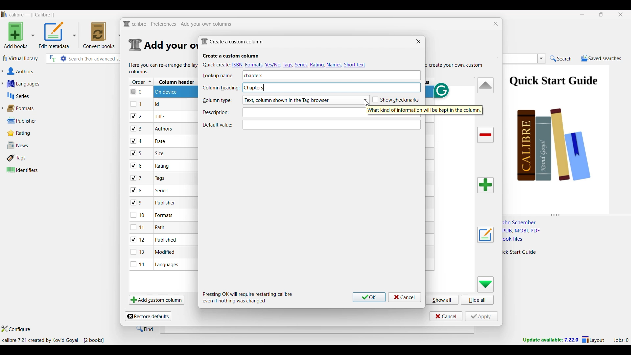 This screenshot has height=355, width=631. Describe the element at coordinates (170, 46) in the screenshot. I see `Section details` at that location.